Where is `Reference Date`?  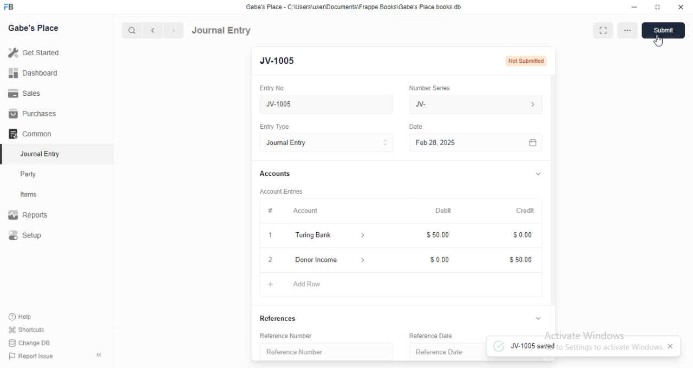 Reference Date is located at coordinates (437, 336).